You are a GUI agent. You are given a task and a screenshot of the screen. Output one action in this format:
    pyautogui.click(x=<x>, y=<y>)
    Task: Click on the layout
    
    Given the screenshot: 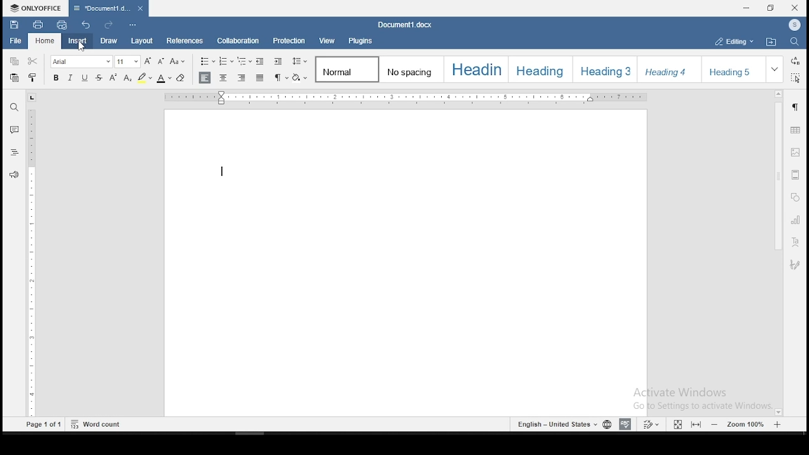 What is the action you would take?
    pyautogui.click(x=141, y=41)
    